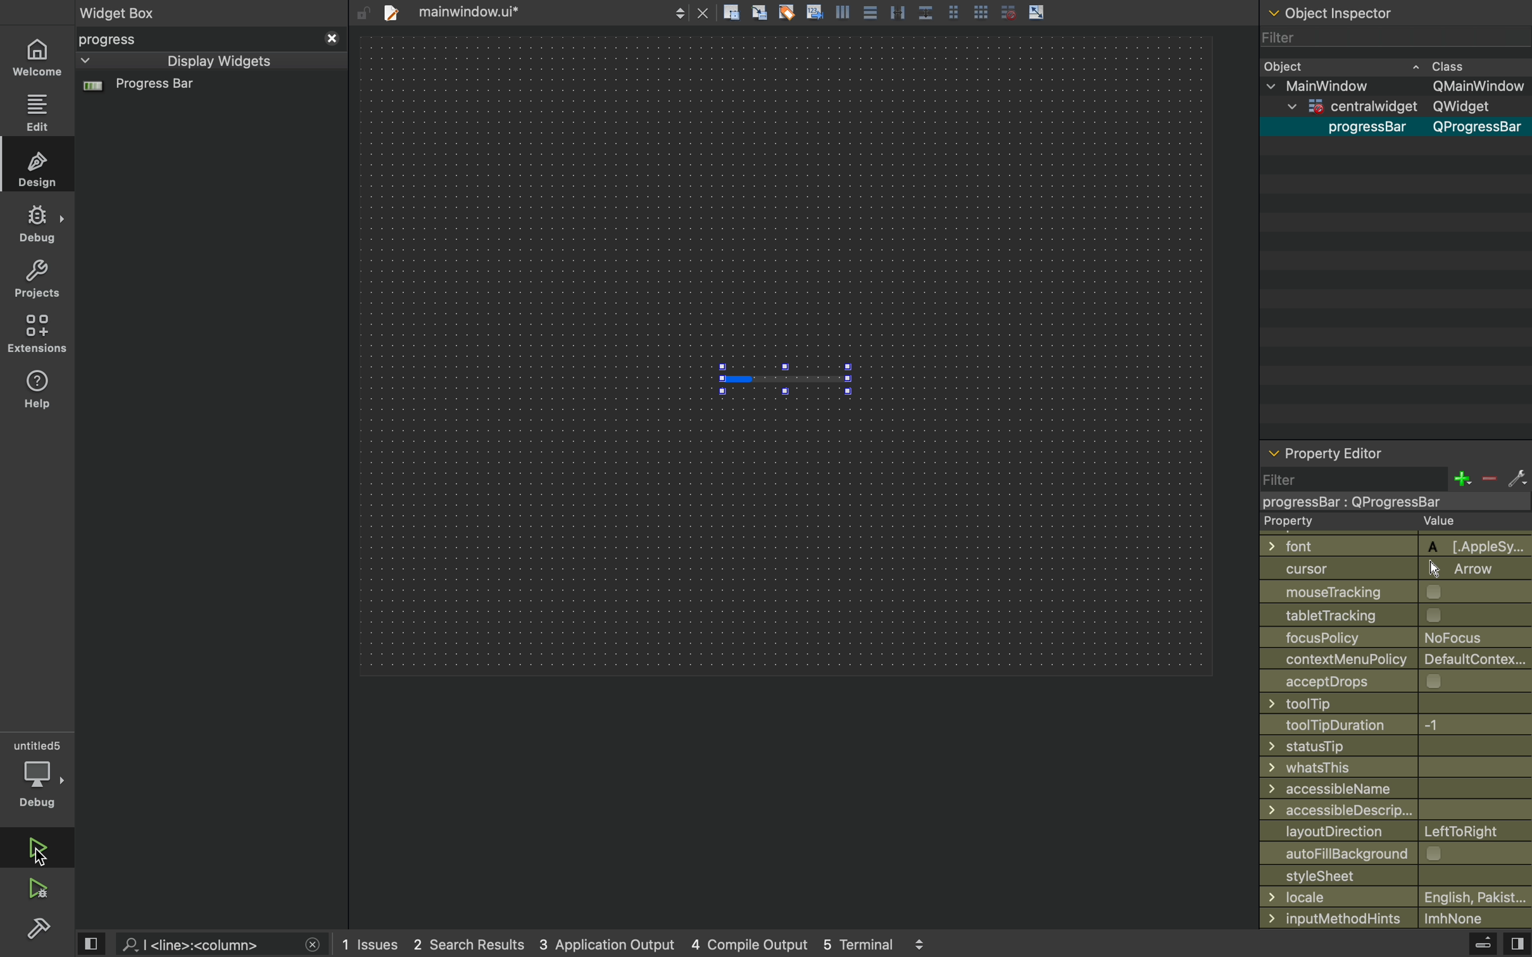  Describe the element at coordinates (37, 59) in the screenshot. I see `home` at that location.